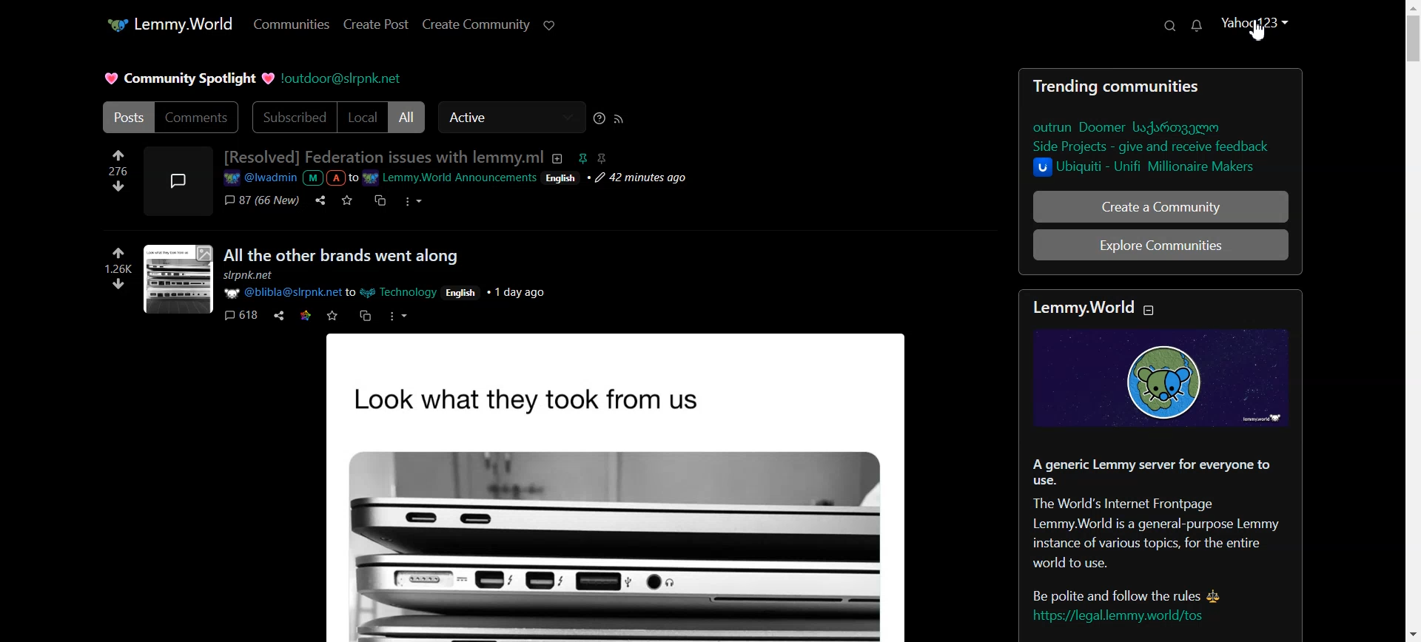 The height and width of the screenshot is (642, 1421). Describe the element at coordinates (262, 200) in the screenshot. I see `Comment` at that location.